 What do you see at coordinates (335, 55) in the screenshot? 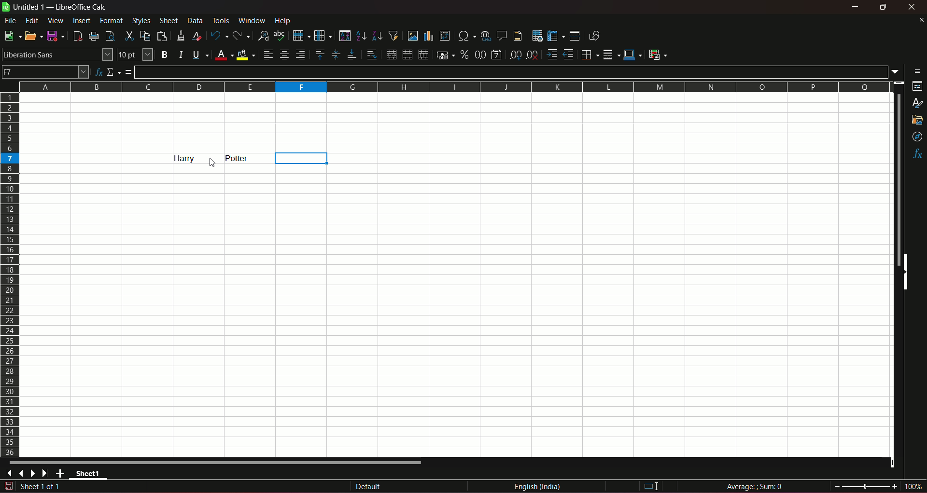
I see `center vertically` at bounding box center [335, 55].